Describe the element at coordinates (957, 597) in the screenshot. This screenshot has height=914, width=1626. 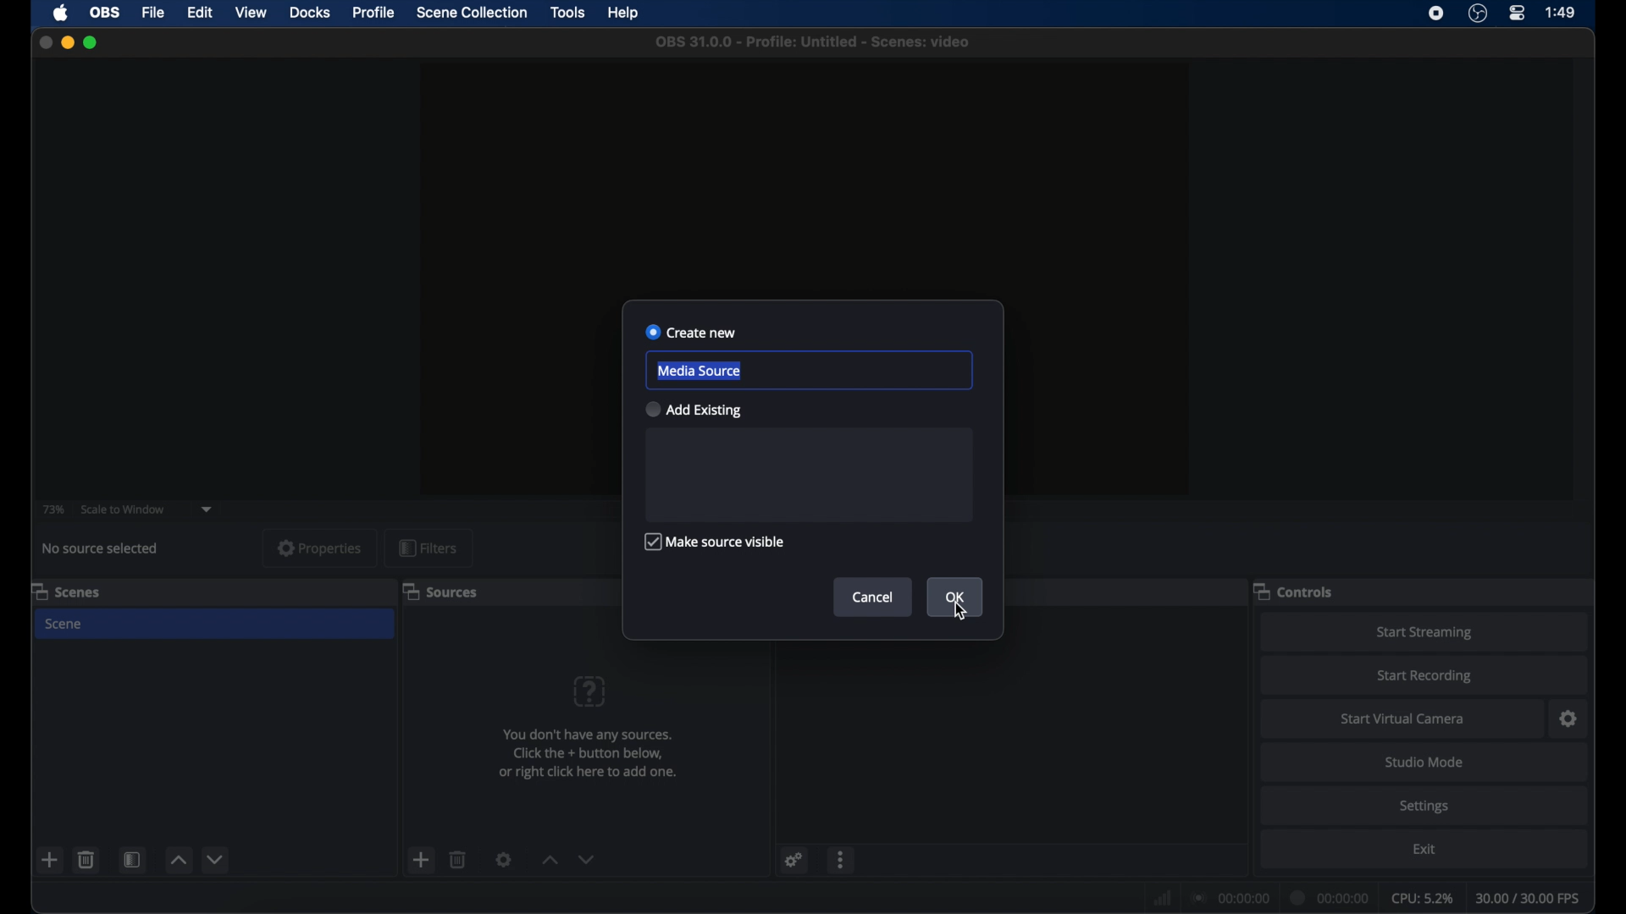
I see `ok` at that location.